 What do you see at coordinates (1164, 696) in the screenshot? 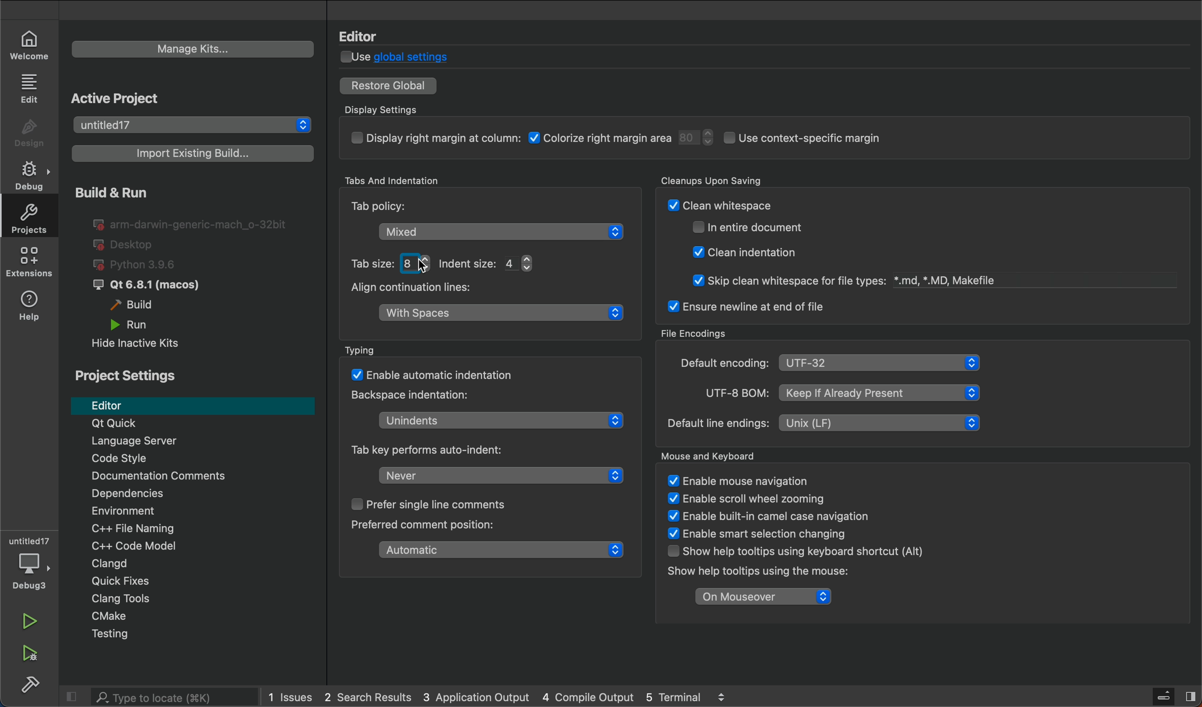
I see `Server` at bounding box center [1164, 696].